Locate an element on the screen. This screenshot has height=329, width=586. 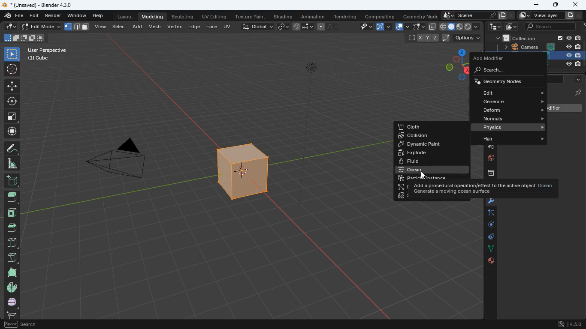
more is located at coordinates (577, 78).